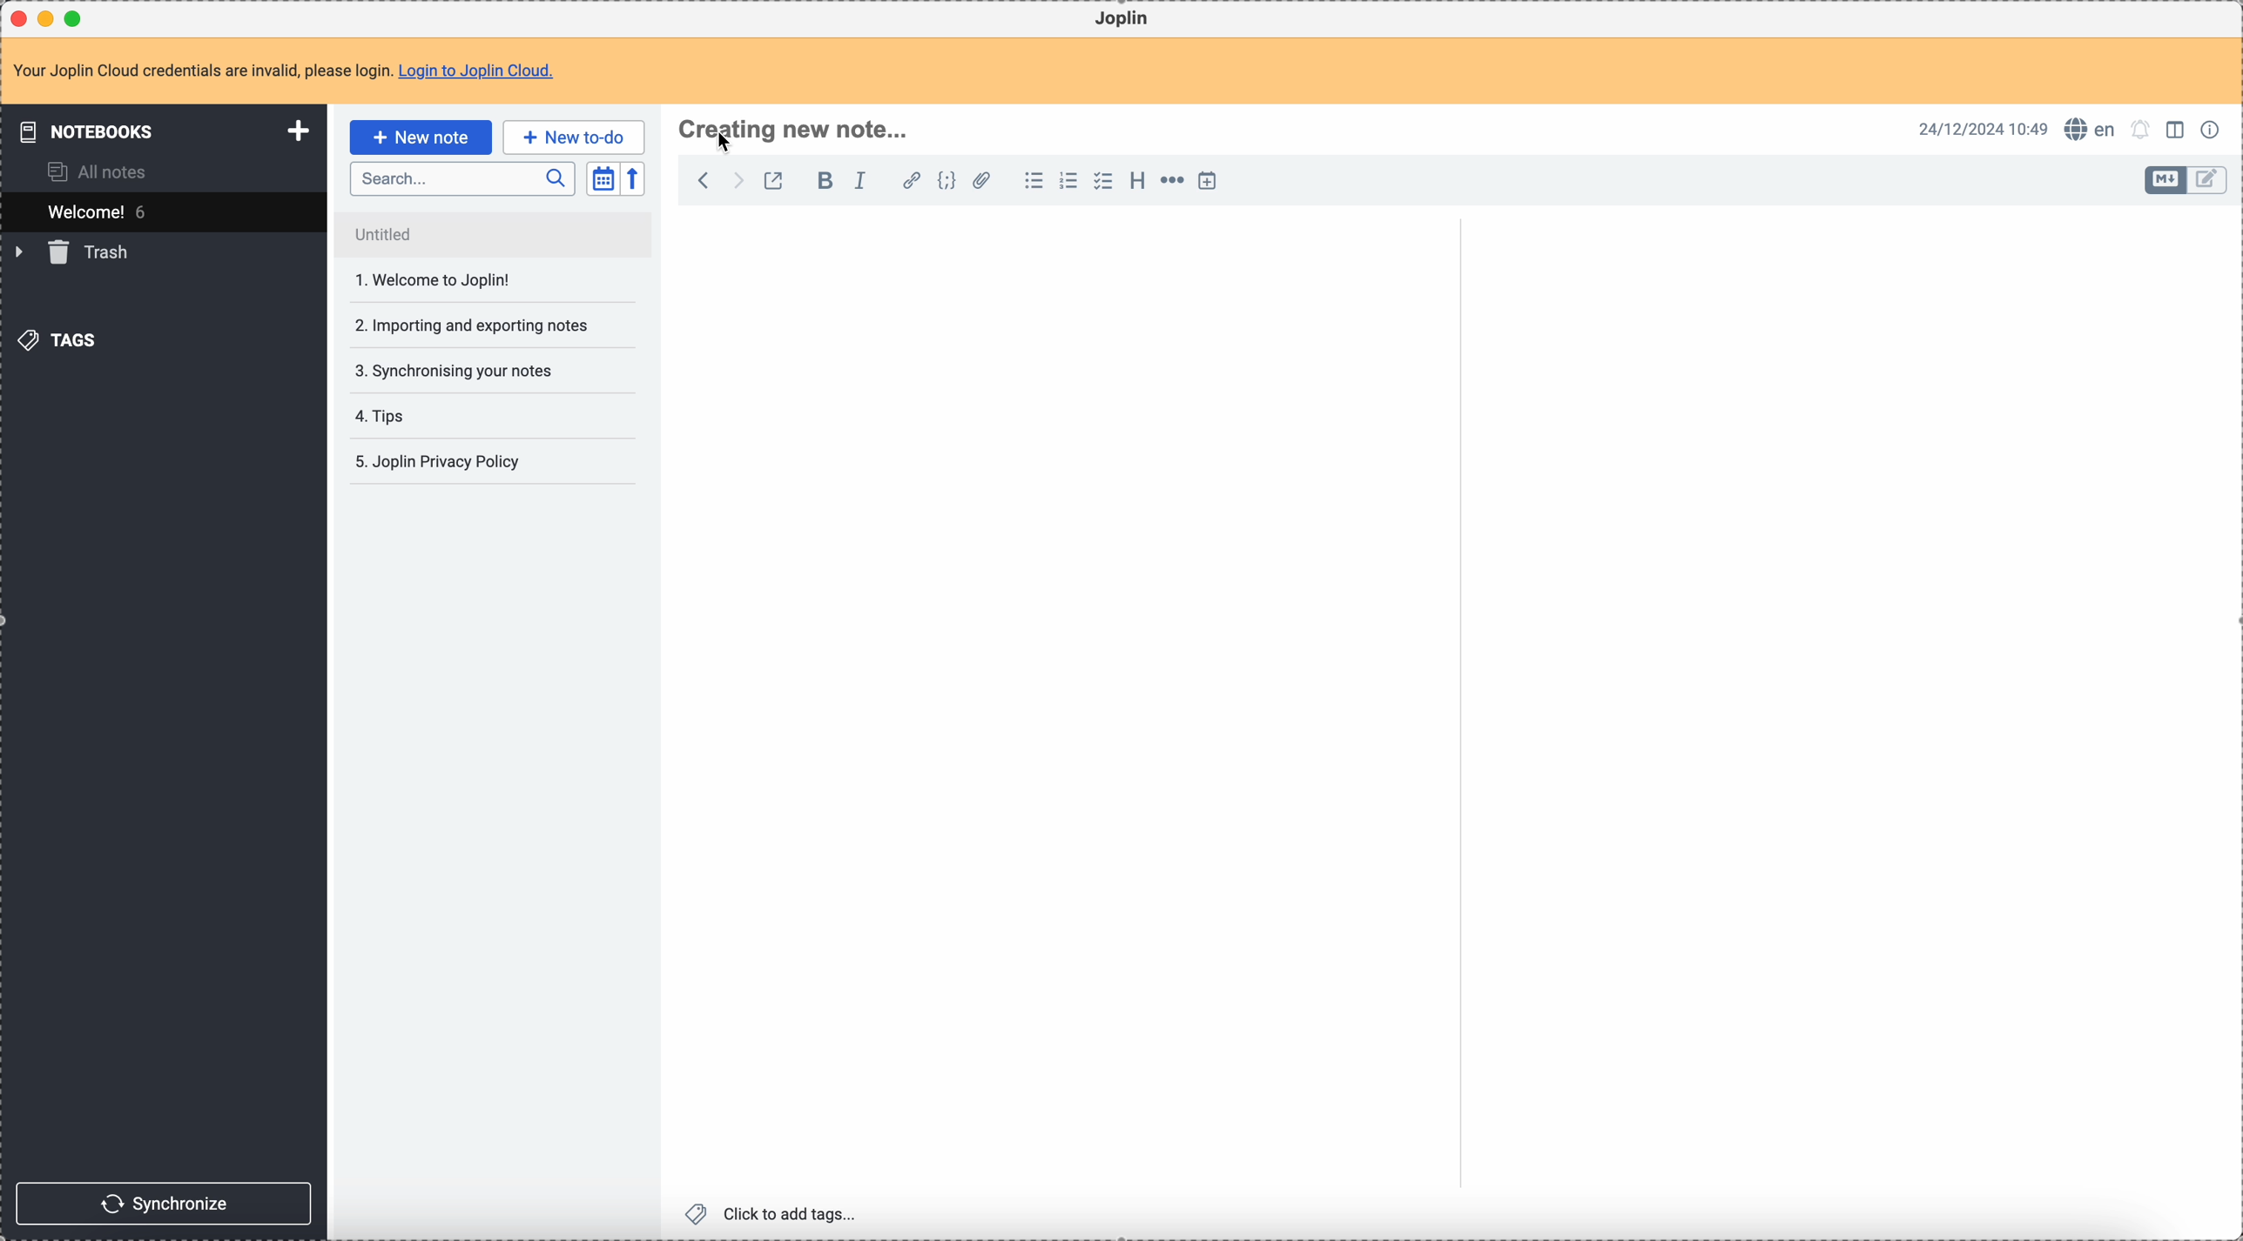 The height and width of the screenshot is (1241, 2243). Describe the element at coordinates (771, 1213) in the screenshot. I see `click to add tags` at that location.